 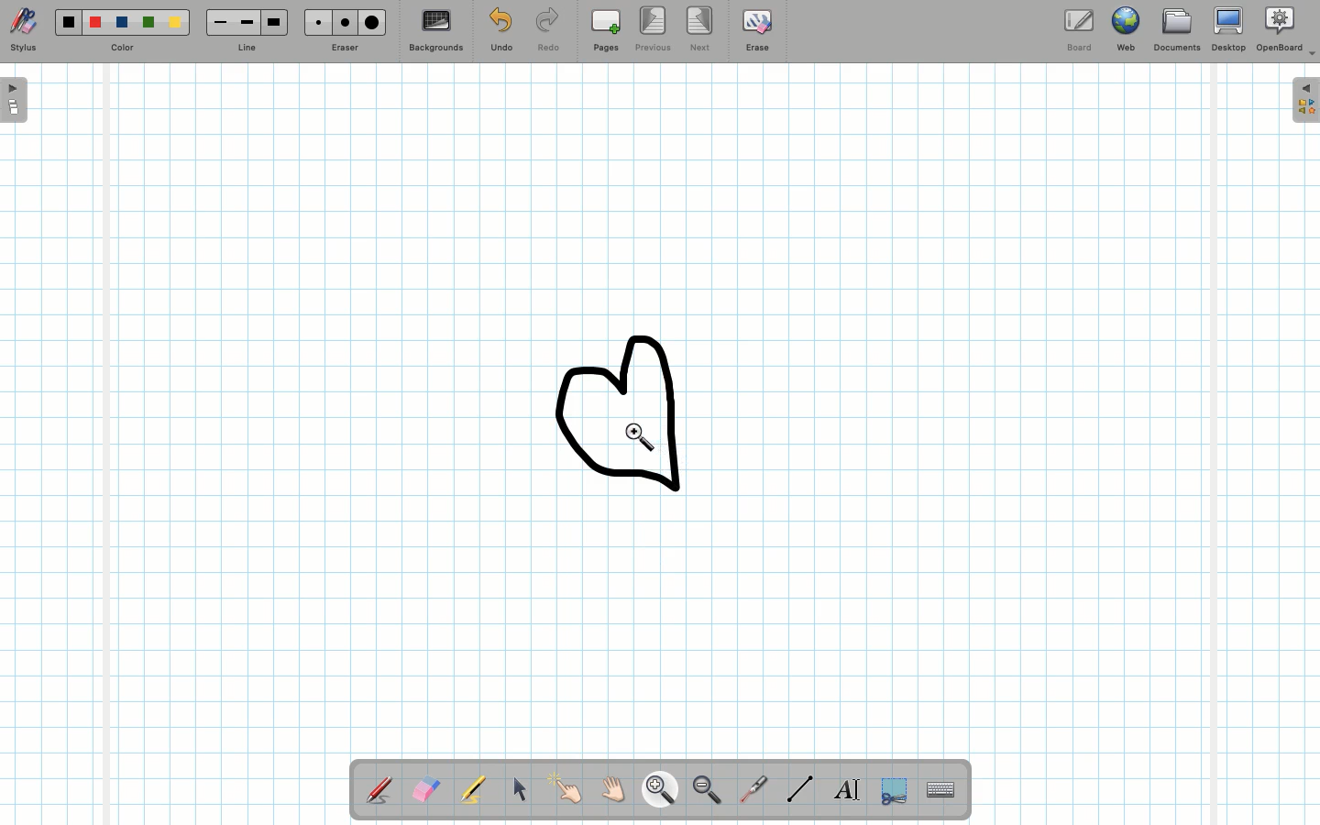 What do you see at coordinates (614, 789) in the screenshot?
I see `Grab` at bounding box center [614, 789].